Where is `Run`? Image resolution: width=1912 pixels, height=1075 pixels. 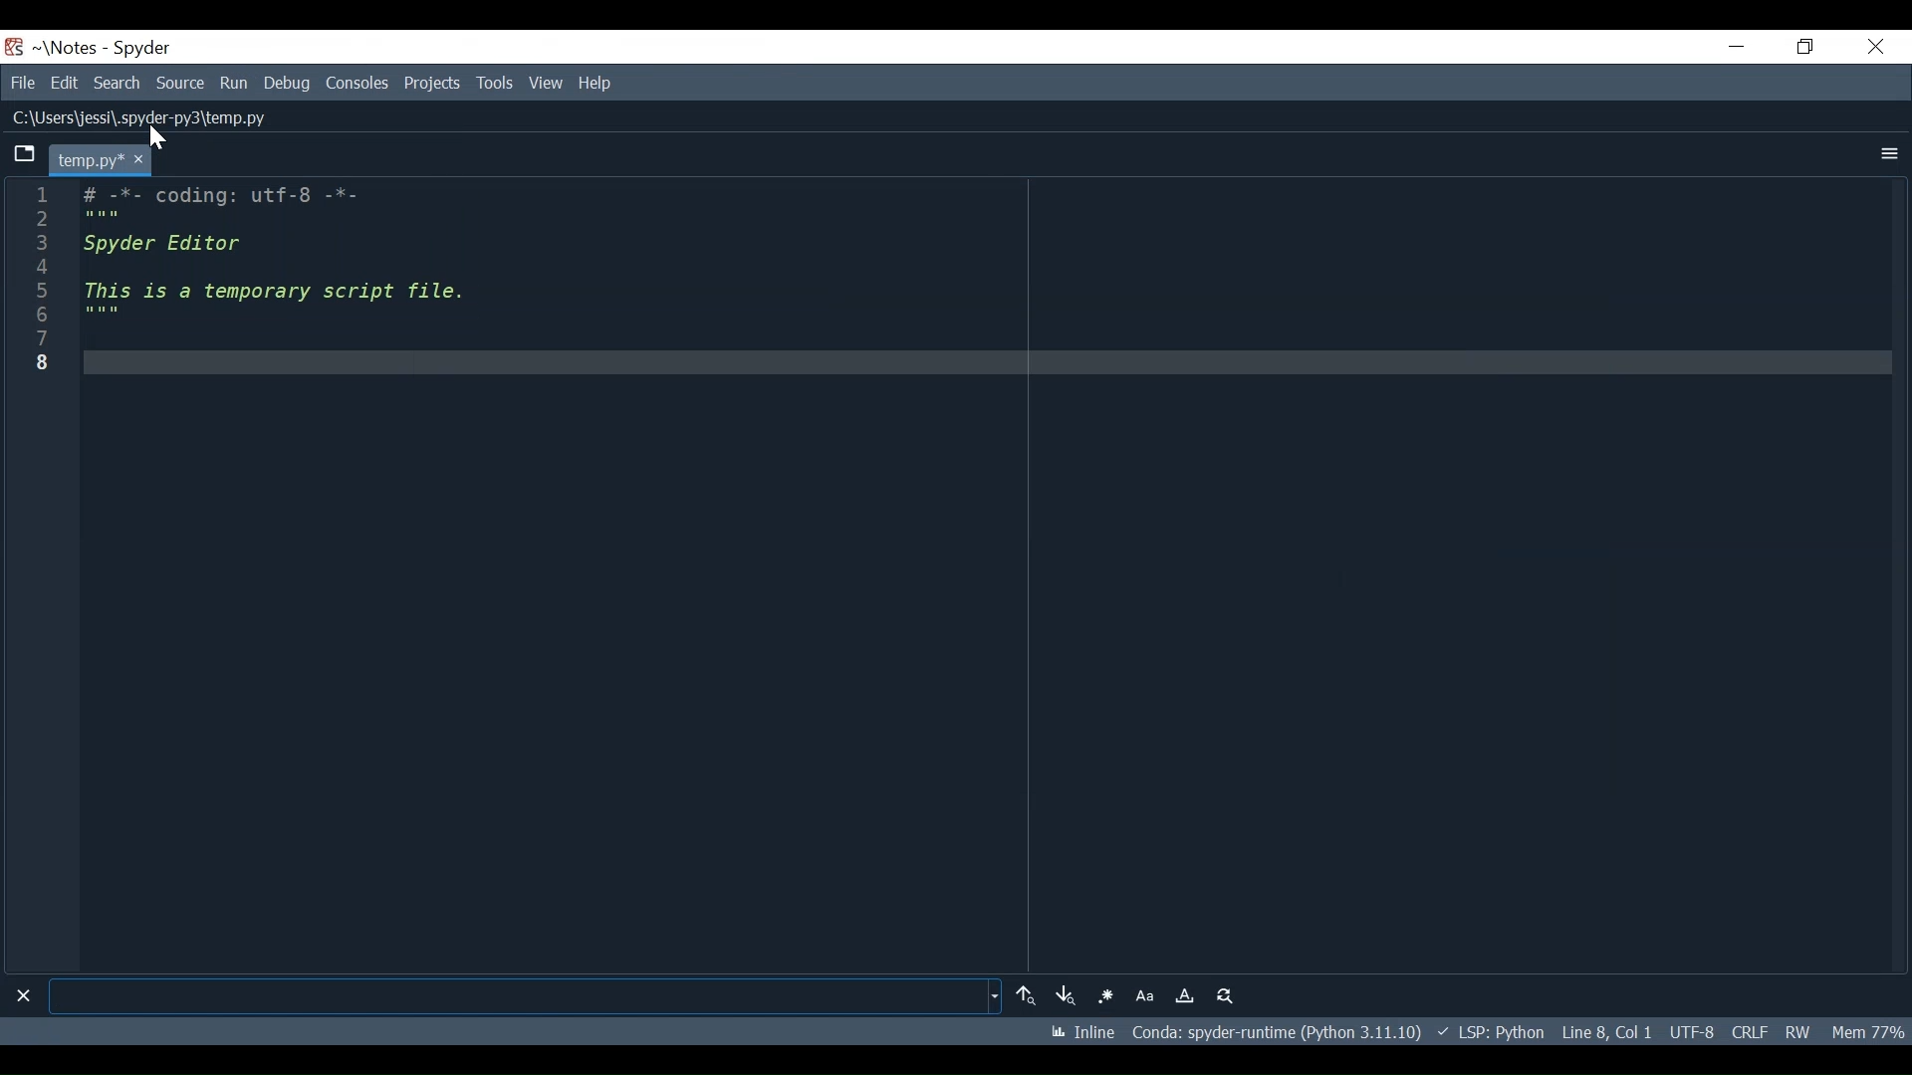 Run is located at coordinates (238, 83).